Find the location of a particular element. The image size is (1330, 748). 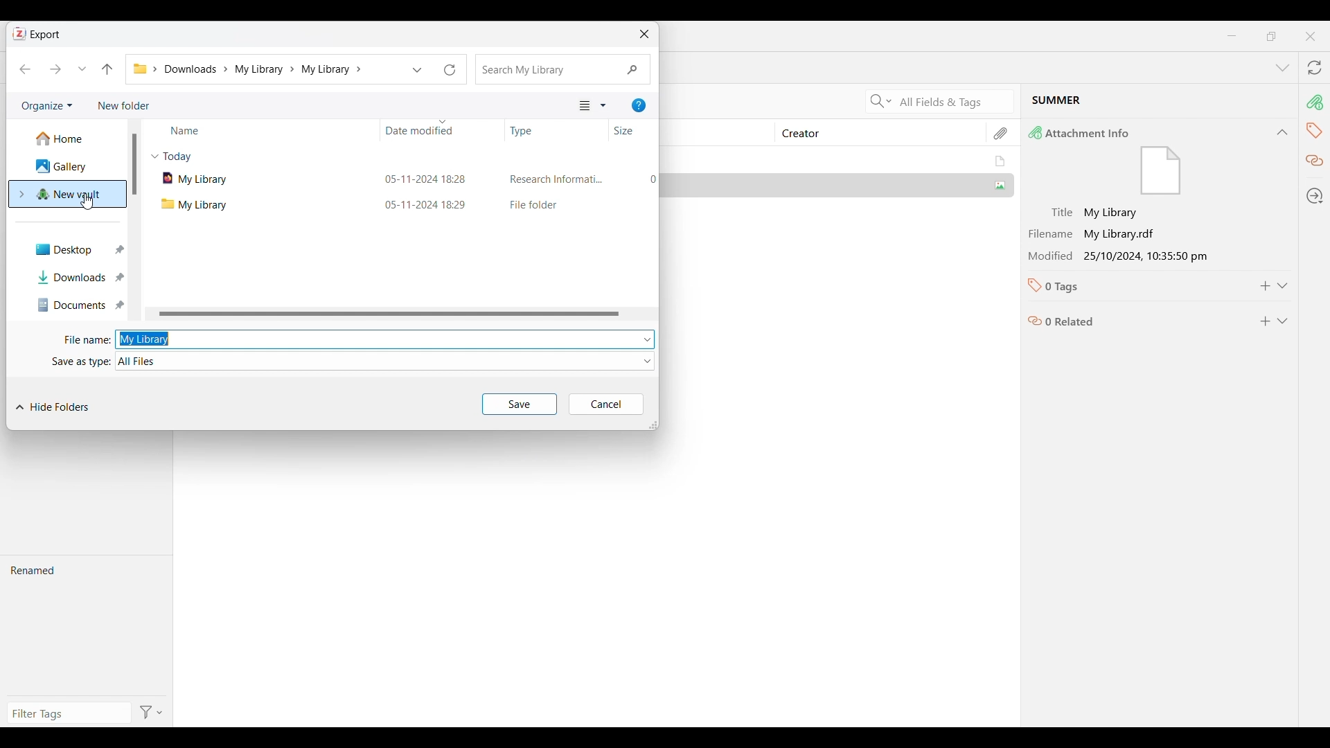

Add is located at coordinates (1265, 321).